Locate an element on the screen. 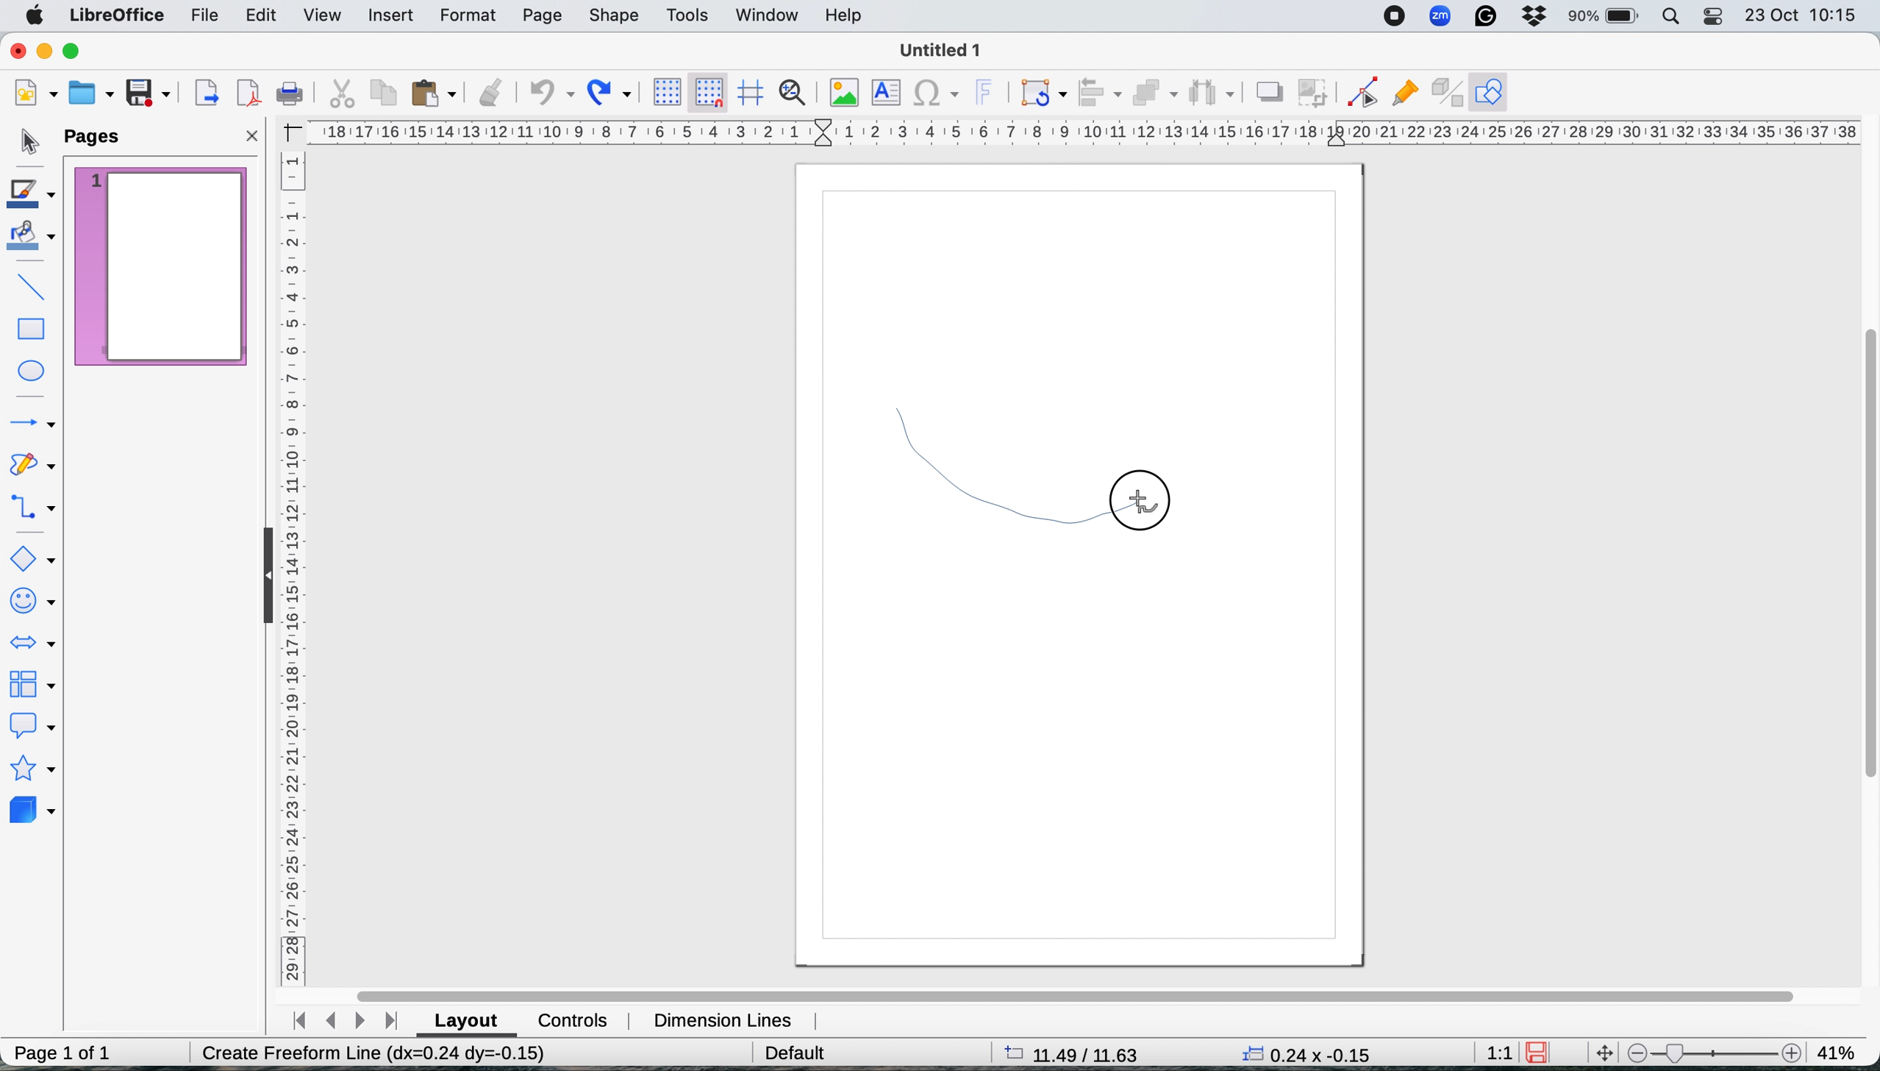 The image size is (1880, 1071). symbol shapes is located at coordinates (35, 602).